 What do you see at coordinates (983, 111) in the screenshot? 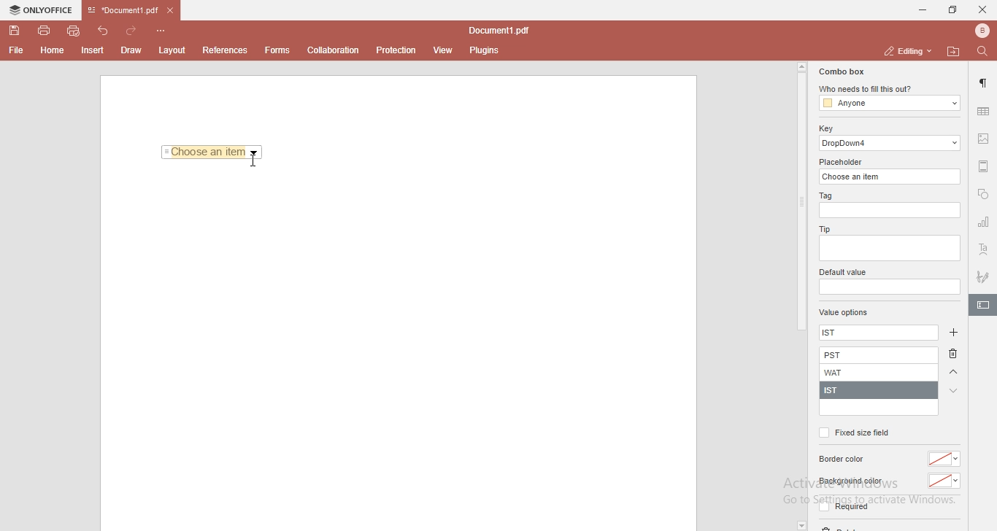
I see `table` at bounding box center [983, 111].